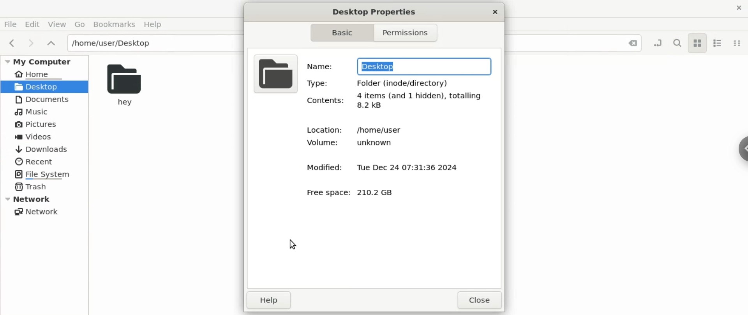 Image resolution: width=748 pixels, height=315 pixels. Describe the element at coordinates (478, 299) in the screenshot. I see `close` at that location.